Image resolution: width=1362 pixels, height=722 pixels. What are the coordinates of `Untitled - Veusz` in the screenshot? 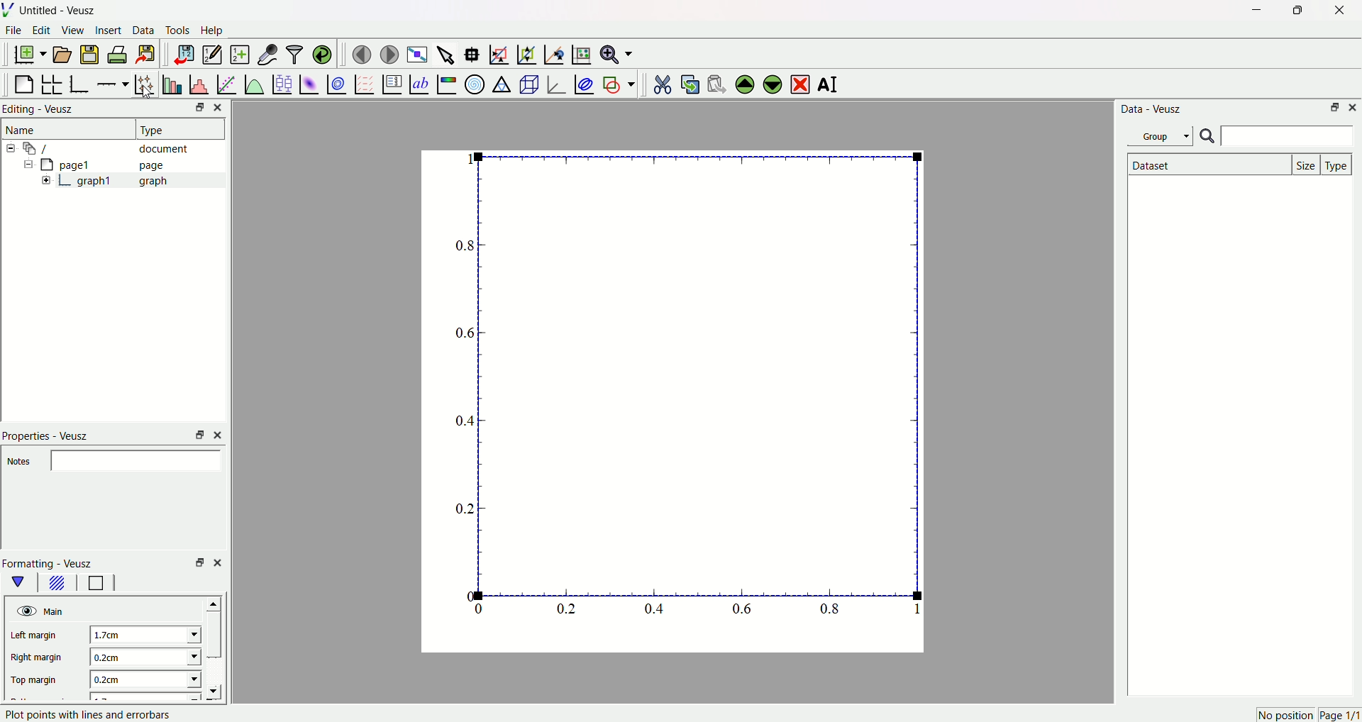 It's located at (60, 11).